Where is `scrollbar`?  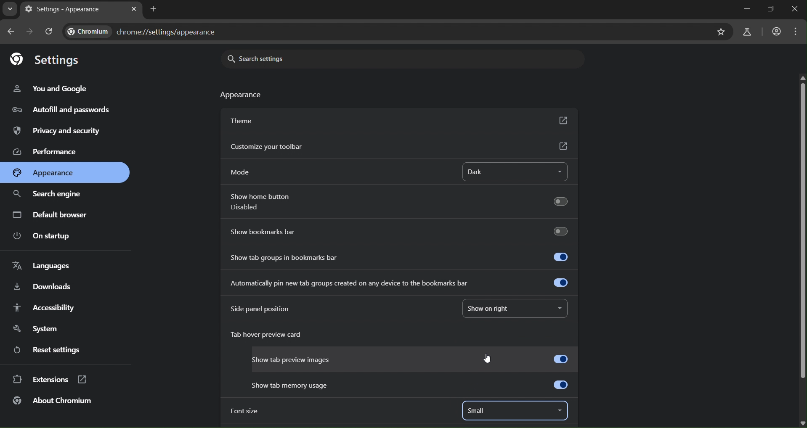 scrollbar is located at coordinates (799, 227).